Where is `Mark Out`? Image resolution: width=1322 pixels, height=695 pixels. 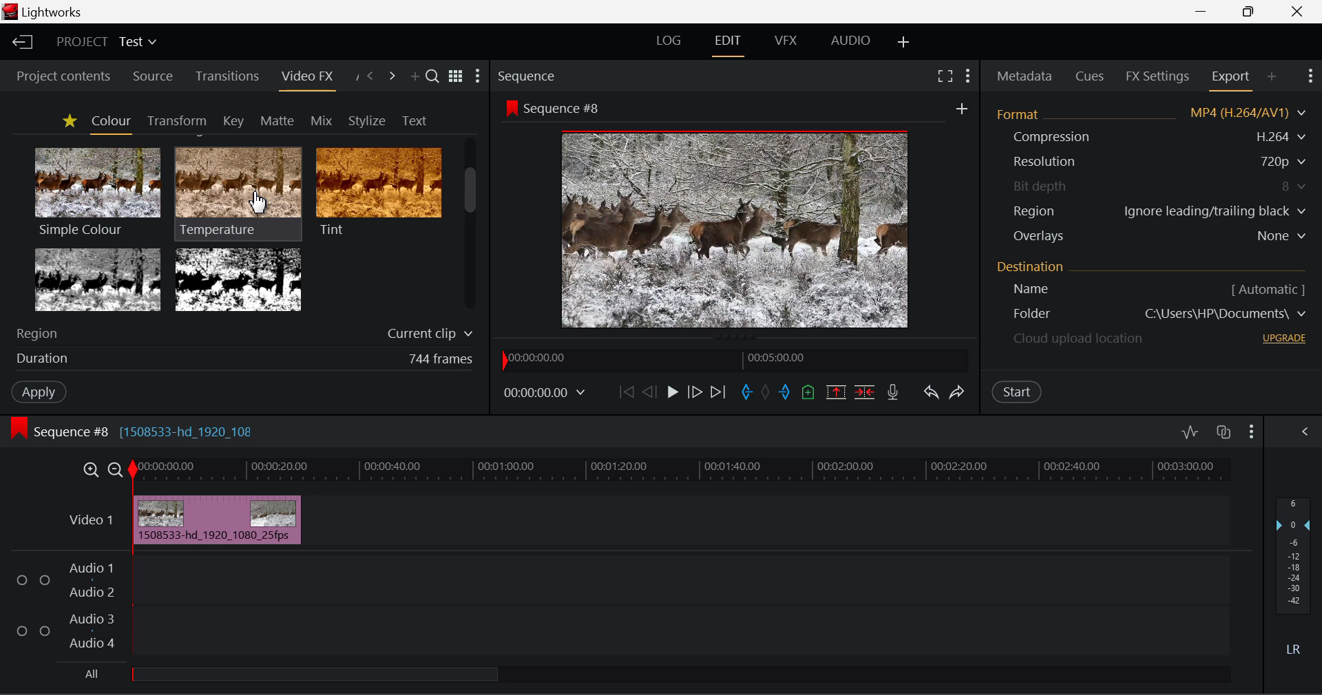
Mark Out is located at coordinates (785, 395).